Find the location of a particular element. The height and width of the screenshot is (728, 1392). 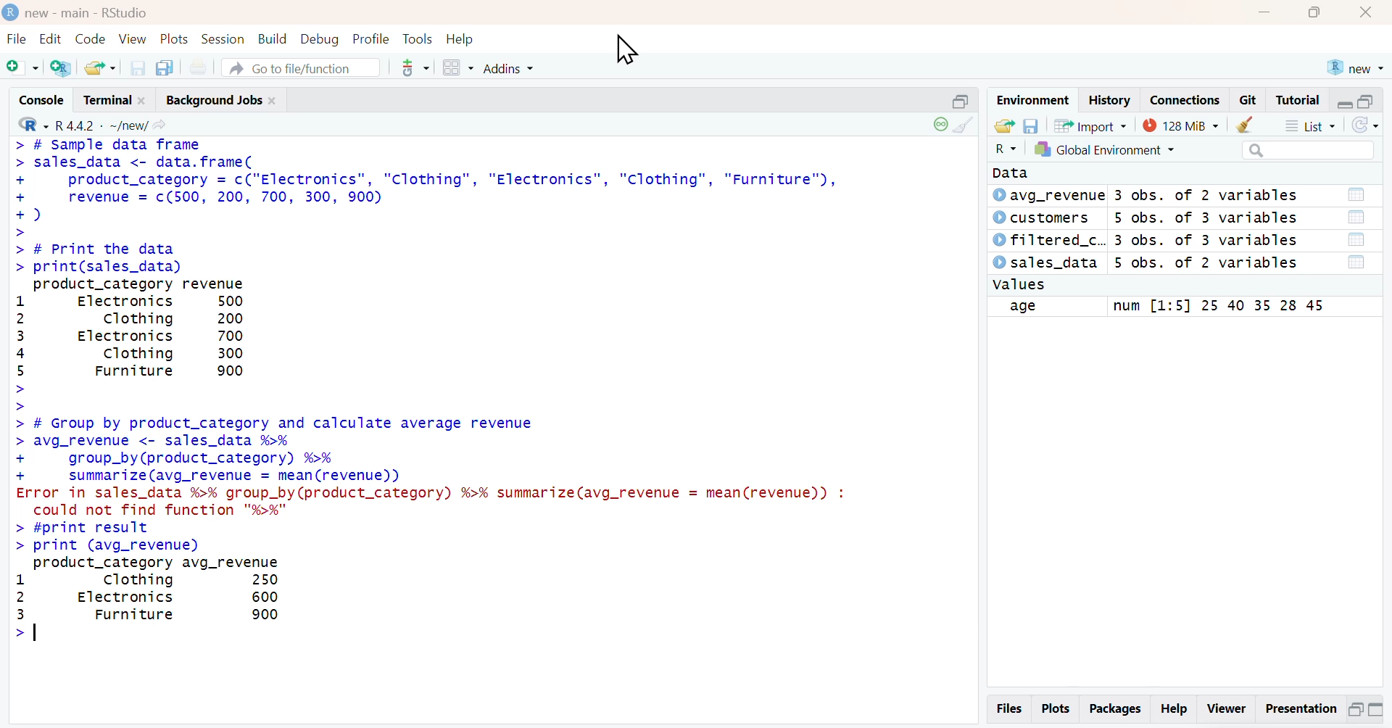

View is located at coordinates (133, 40).